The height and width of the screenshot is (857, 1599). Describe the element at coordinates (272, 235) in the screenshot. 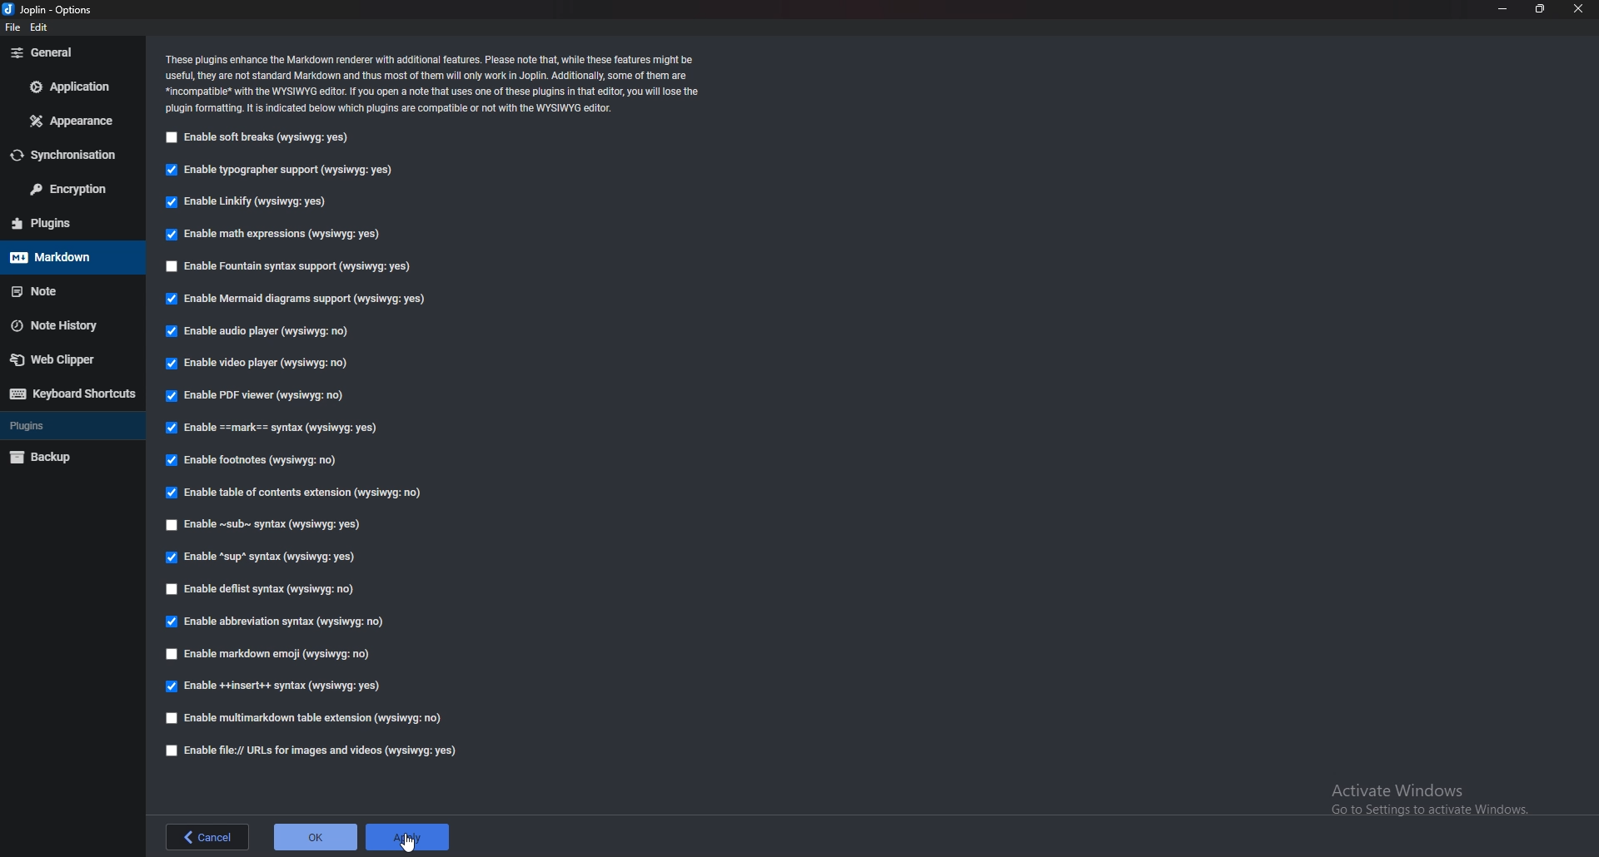

I see `` at that location.